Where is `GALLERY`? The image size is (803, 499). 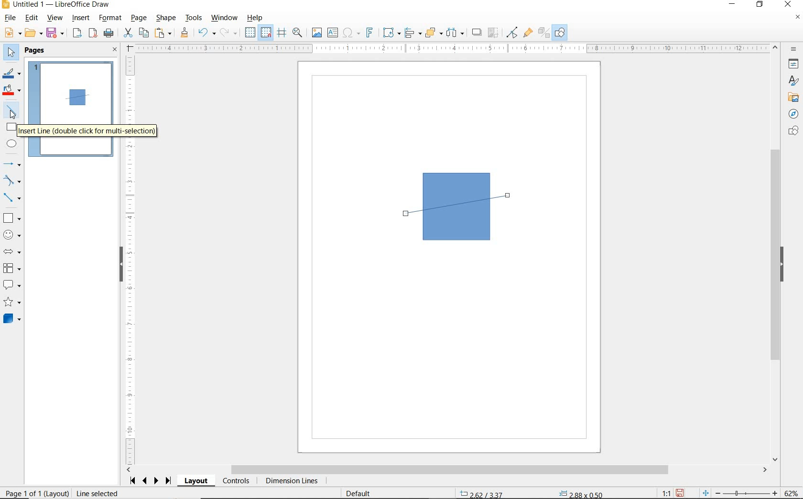 GALLERY is located at coordinates (792, 97).